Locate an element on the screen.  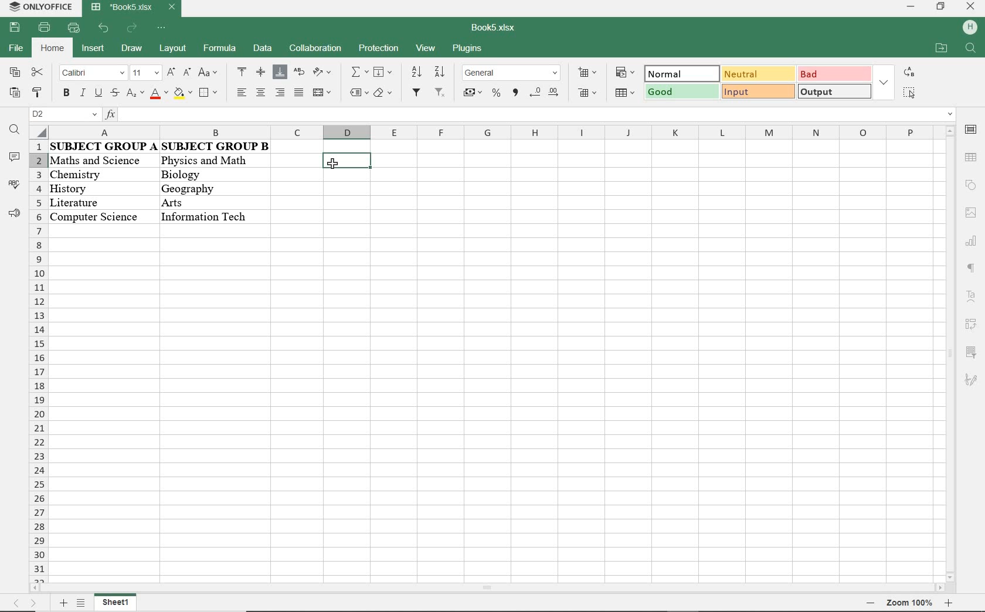
orientation is located at coordinates (322, 73).